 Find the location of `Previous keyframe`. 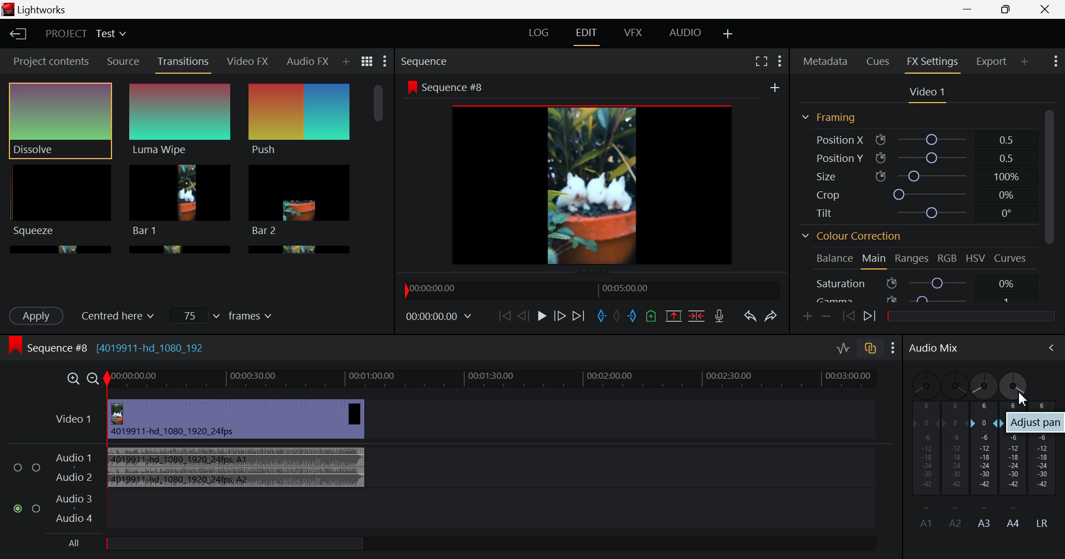

Previous keyframe is located at coordinates (846, 314).